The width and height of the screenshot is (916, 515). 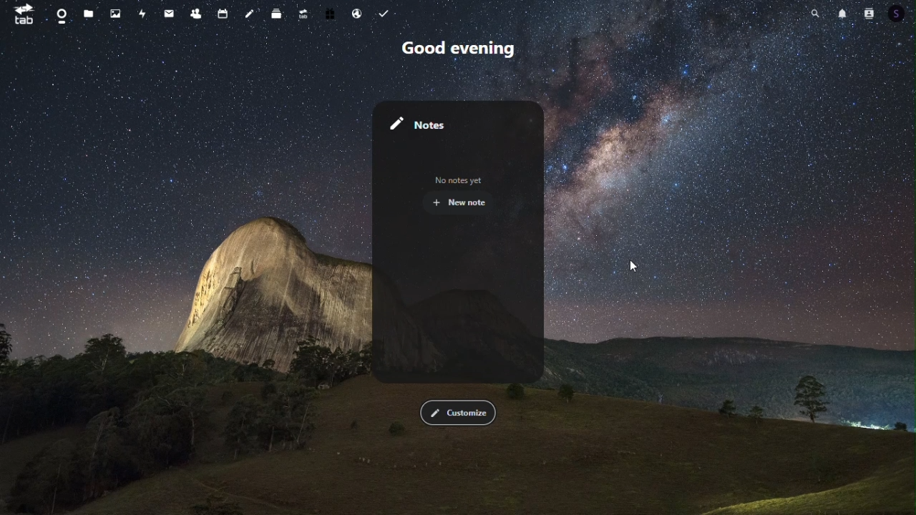 What do you see at coordinates (222, 14) in the screenshot?
I see `Calendar` at bounding box center [222, 14].